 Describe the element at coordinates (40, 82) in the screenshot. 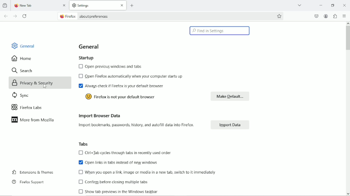

I see `privacy & security` at that location.